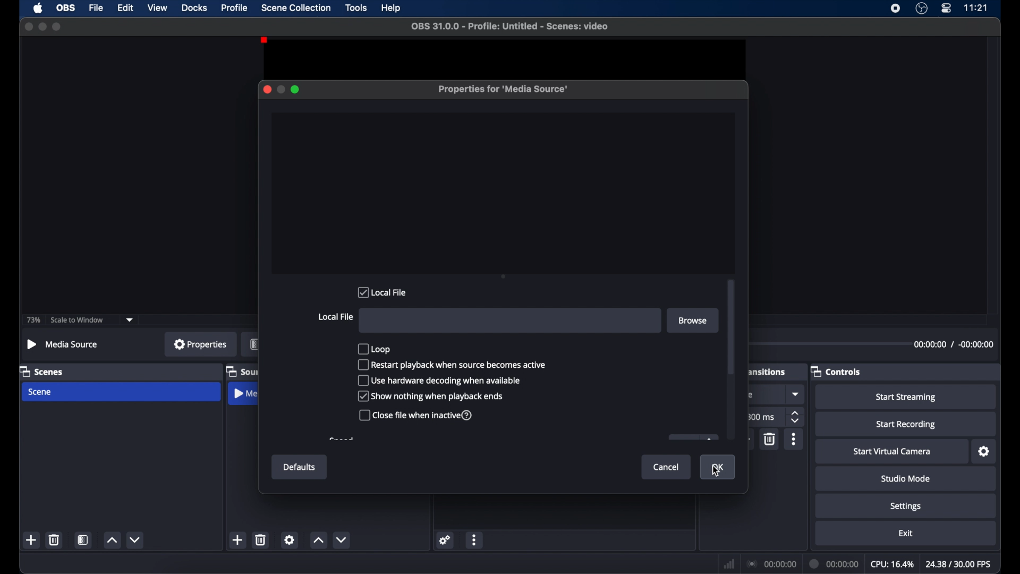 The height and width of the screenshot is (574, 1020). I want to click on file name, so click(510, 27).